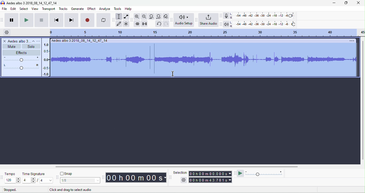 This screenshot has height=193, width=365. I want to click on redo, so click(166, 24).